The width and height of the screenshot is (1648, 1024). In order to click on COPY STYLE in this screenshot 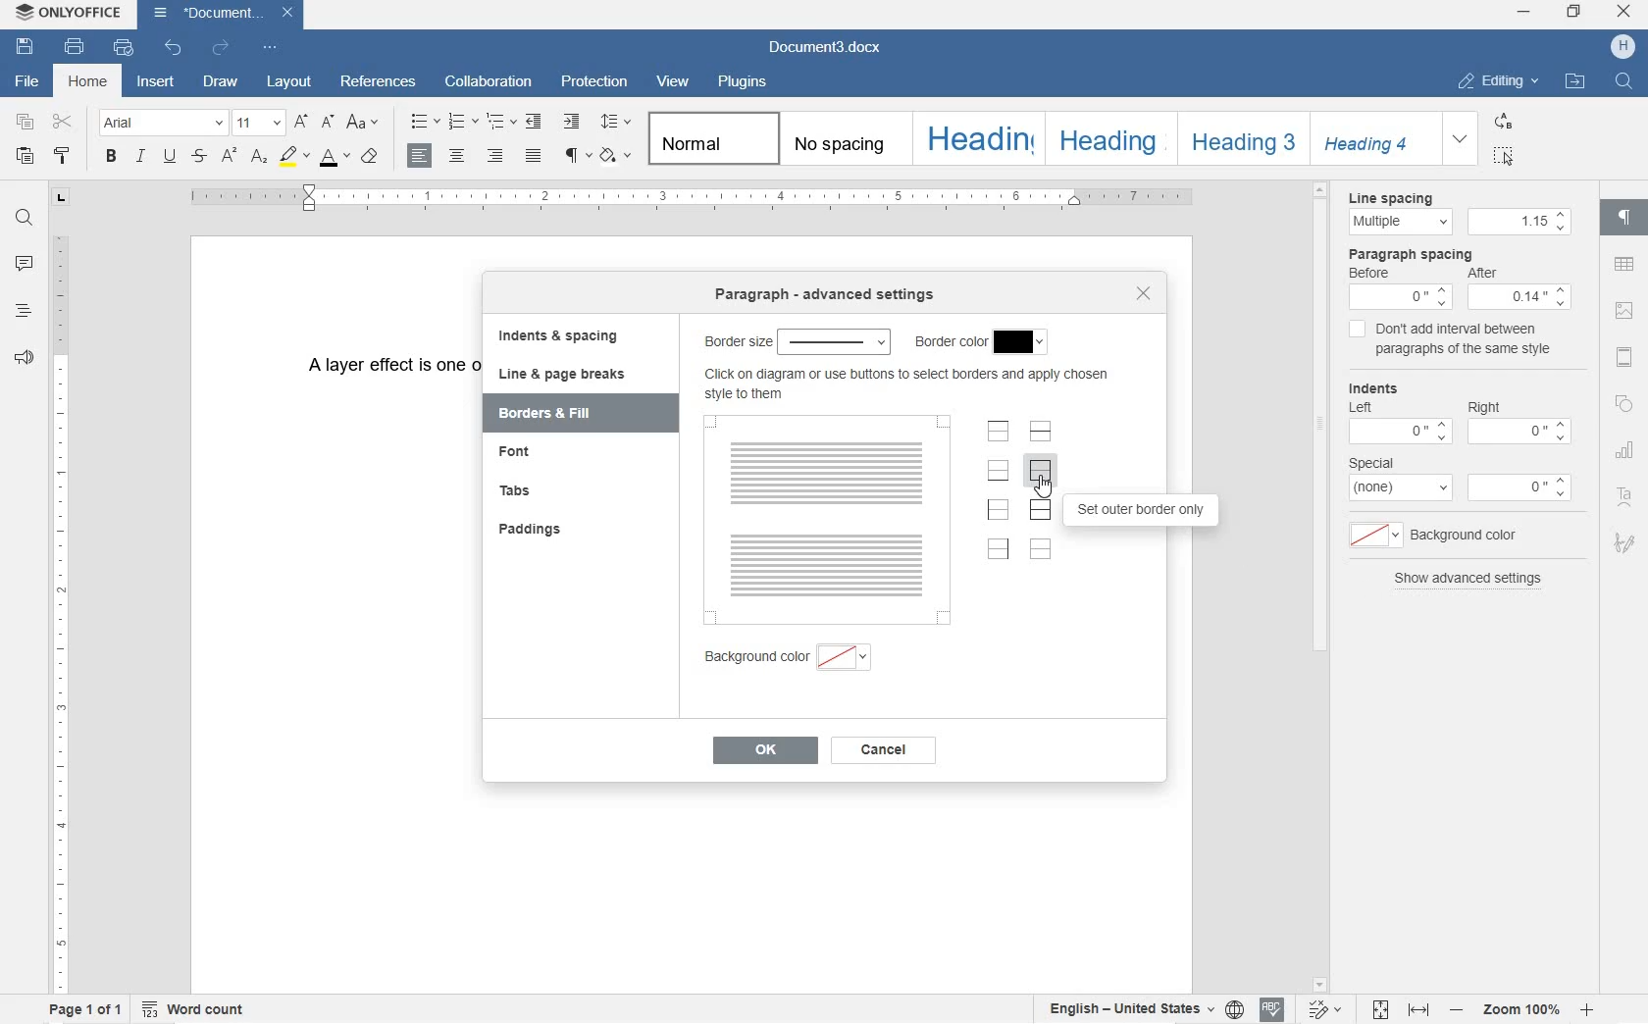, I will do `click(63, 157)`.